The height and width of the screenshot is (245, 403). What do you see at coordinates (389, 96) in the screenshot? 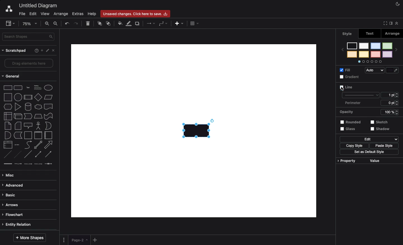
I see `1 pt` at bounding box center [389, 96].